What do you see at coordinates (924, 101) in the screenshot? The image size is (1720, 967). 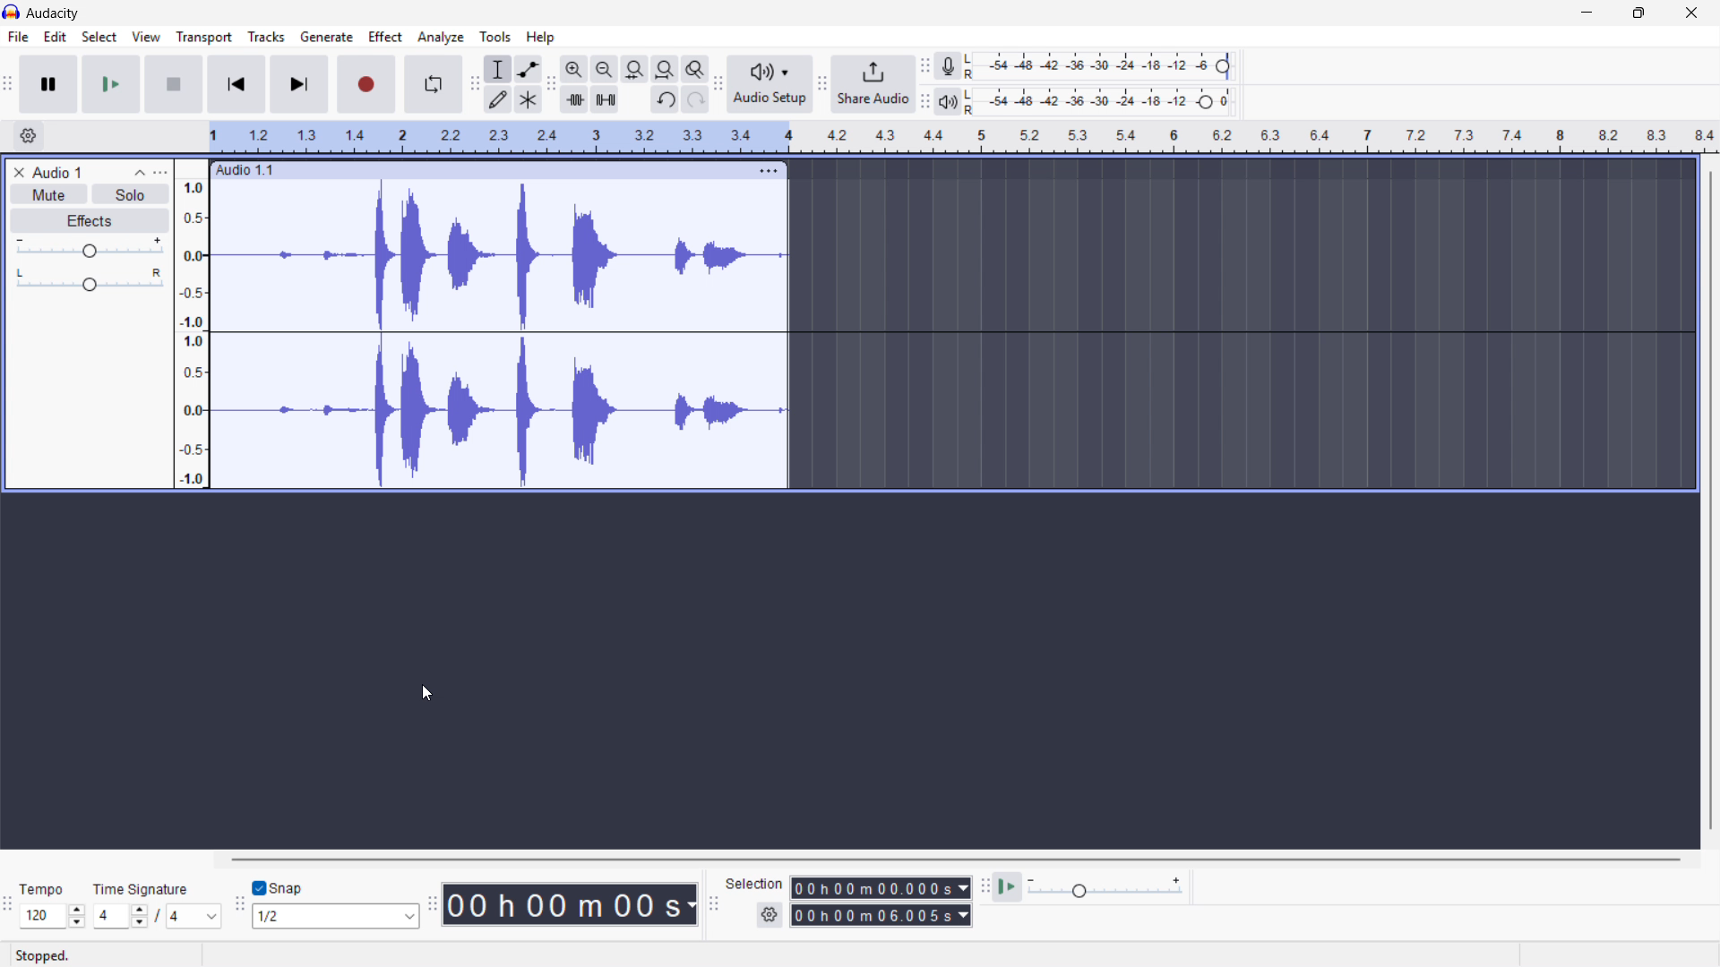 I see `Playback metre toolbar` at bounding box center [924, 101].